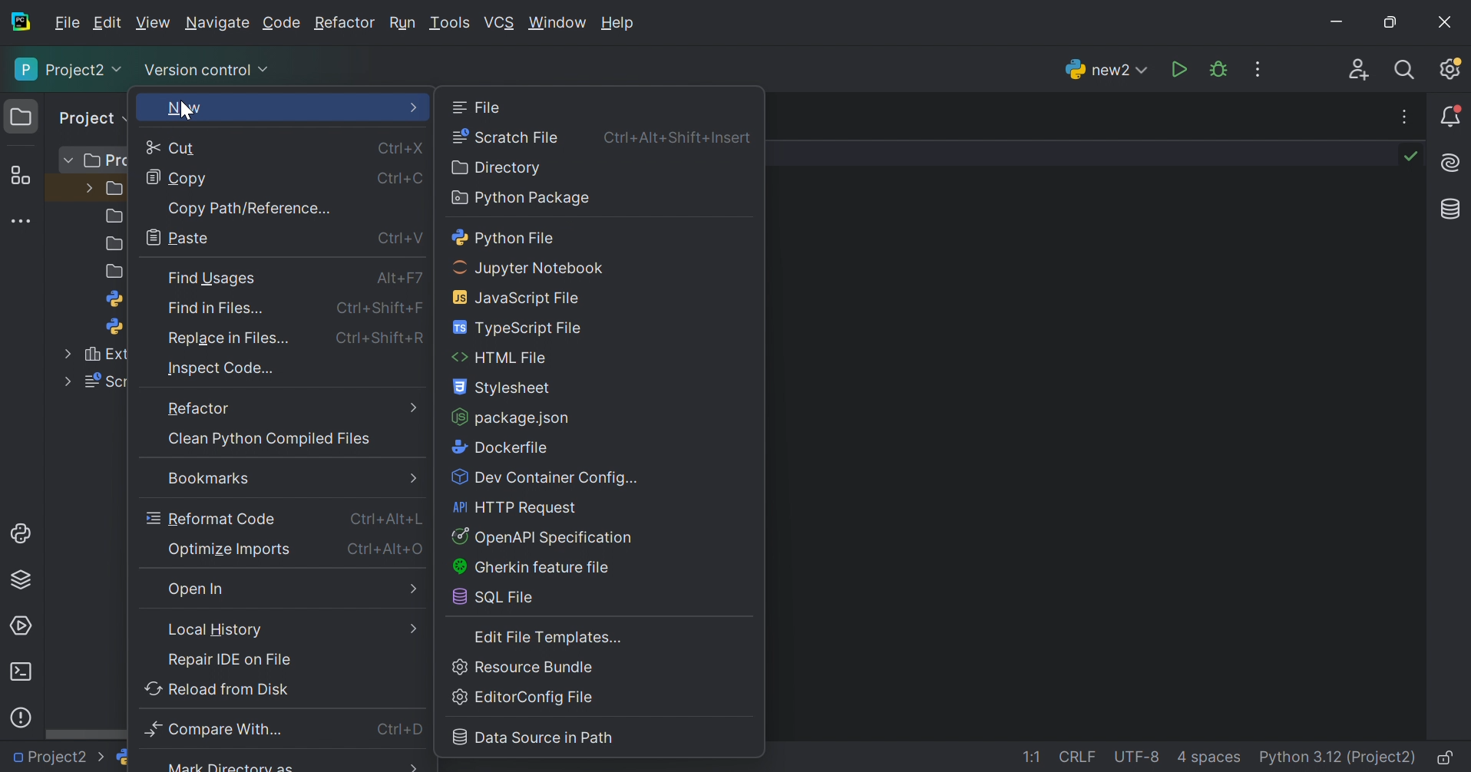 This screenshot has height=772, width=1471. I want to click on Debug, so click(1218, 69).